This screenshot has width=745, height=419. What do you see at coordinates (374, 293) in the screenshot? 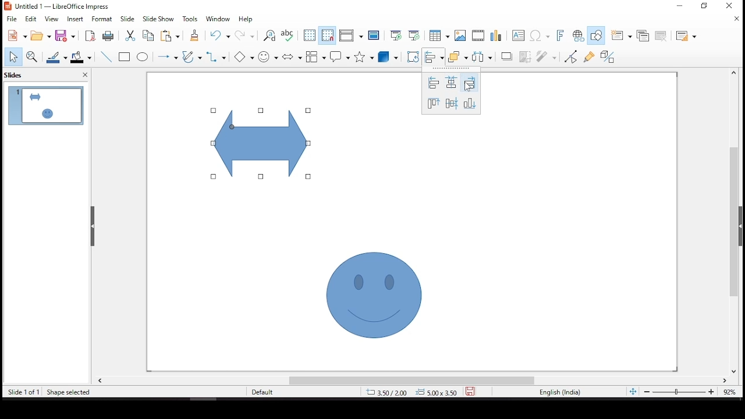
I see `shape` at bounding box center [374, 293].